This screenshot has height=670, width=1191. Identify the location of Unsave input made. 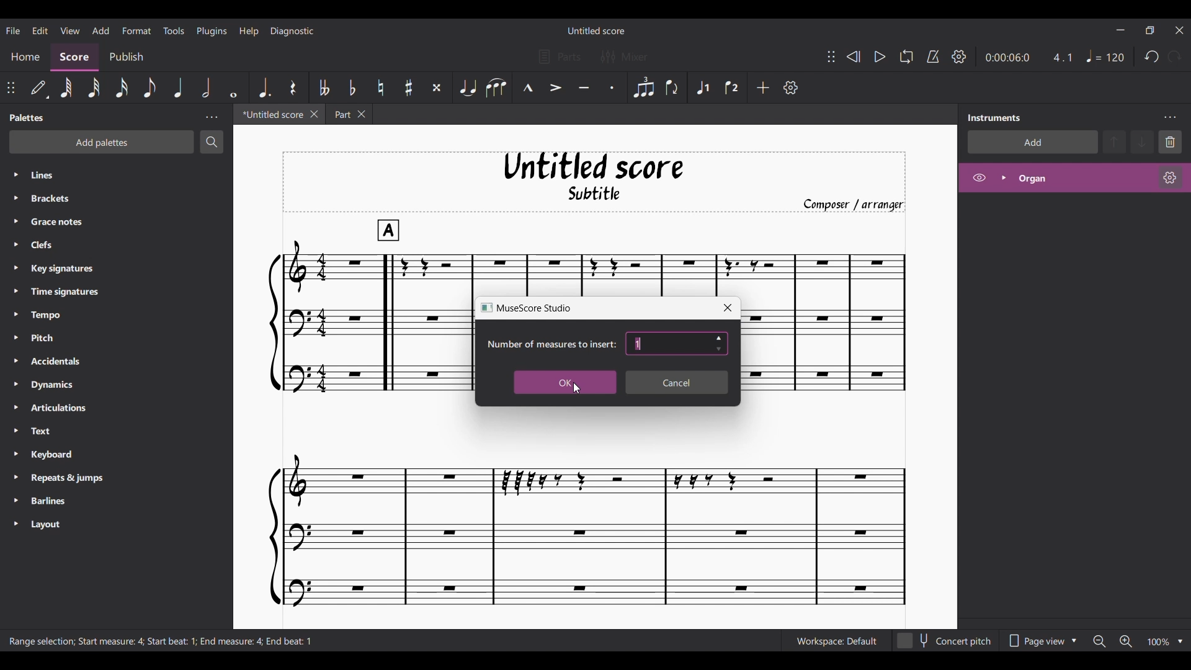
(677, 383).